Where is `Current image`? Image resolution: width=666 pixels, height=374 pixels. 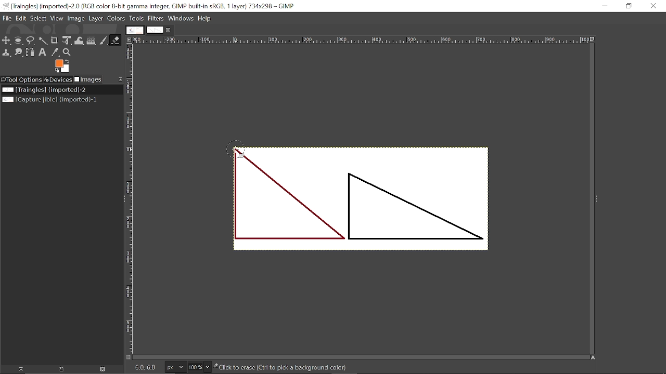
Current image is located at coordinates (365, 211).